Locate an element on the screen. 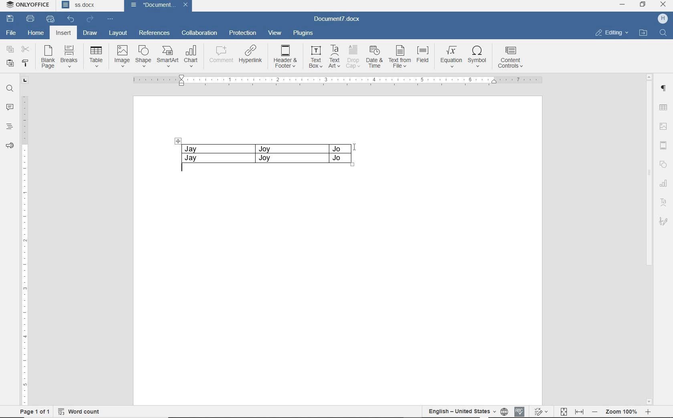 The height and width of the screenshot is (418, 673). BLANK PAGE is located at coordinates (47, 58).